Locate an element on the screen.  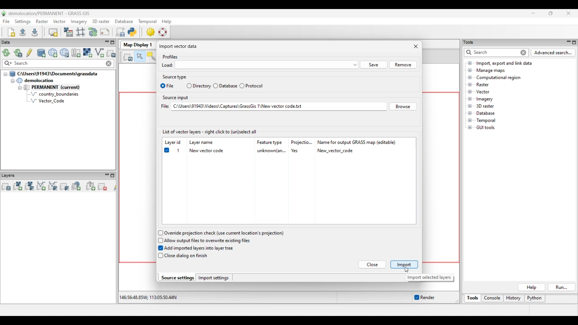
Allow output files to overwrite existing files is located at coordinates (205, 240).